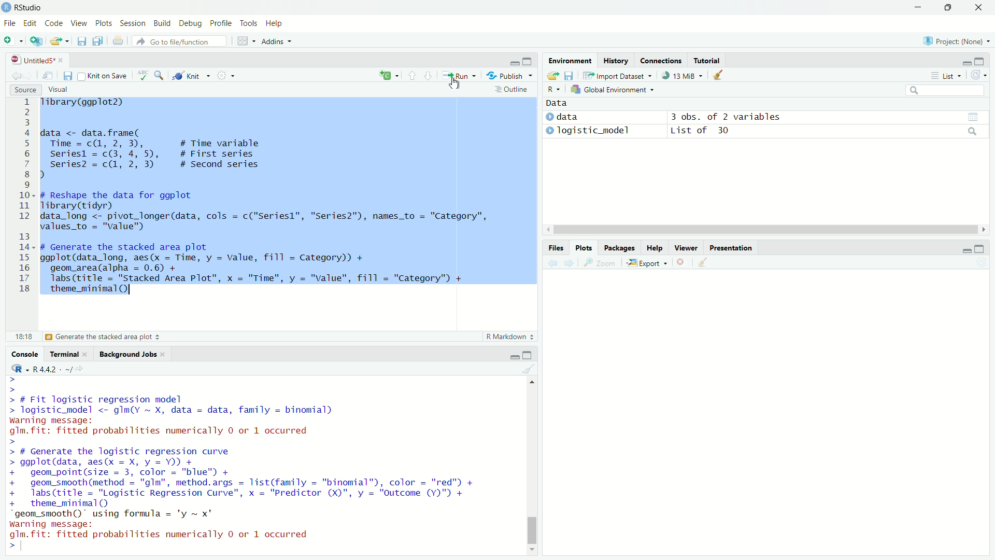  Describe the element at coordinates (161, 76) in the screenshot. I see `zoom` at that location.